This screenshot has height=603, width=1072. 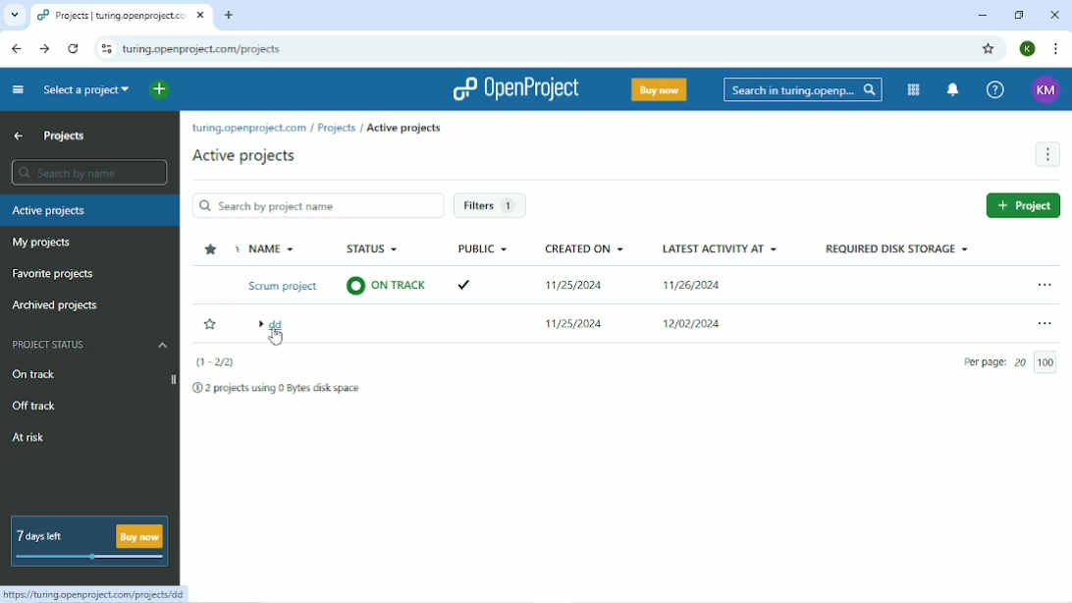 I want to click on Close, so click(x=1054, y=15).